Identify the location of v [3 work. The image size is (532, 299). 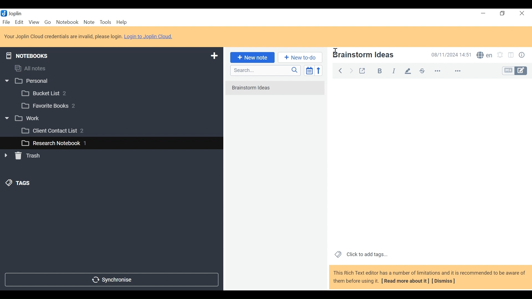
(29, 118).